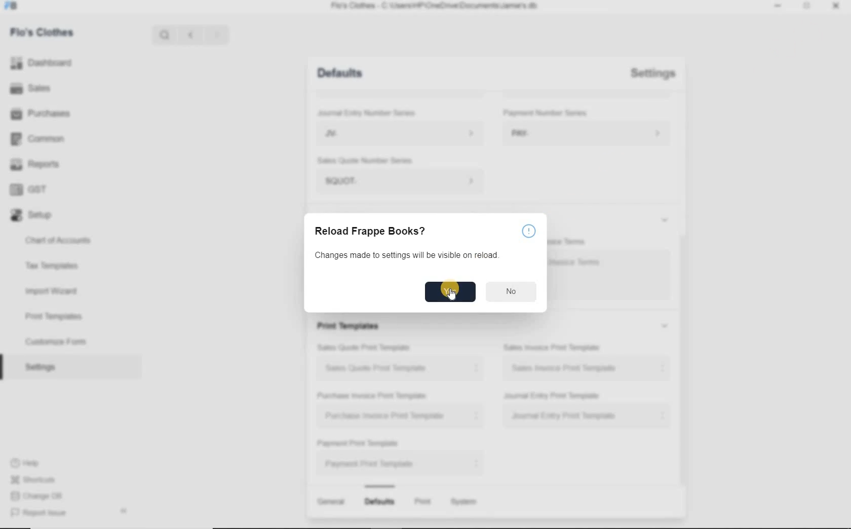 This screenshot has height=529, width=851. Describe the element at coordinates (369, 231) in the screenshot. I see `Reload Frappe Books?` at that location.